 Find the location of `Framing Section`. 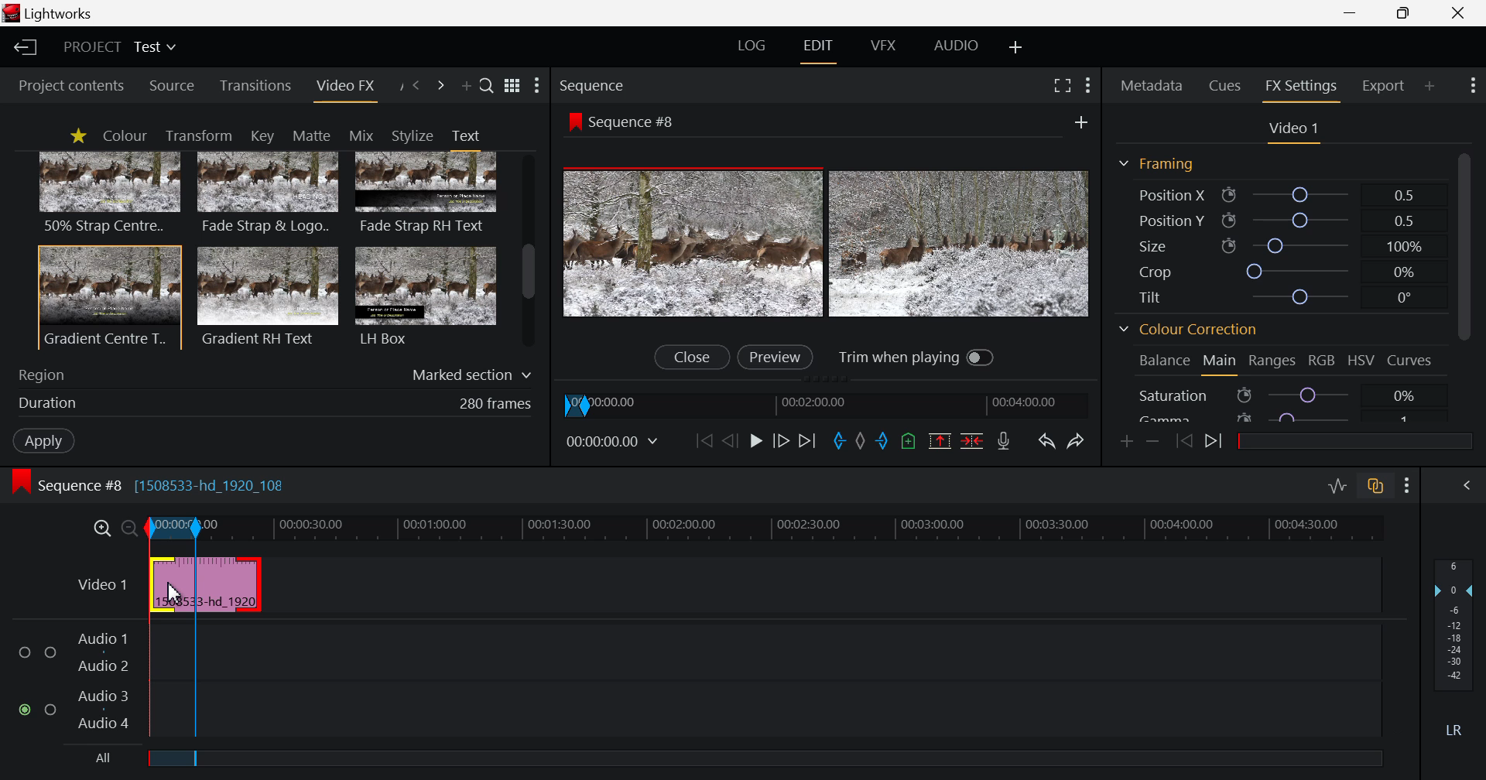

Framing Section is located at coordinates (1162, 163).